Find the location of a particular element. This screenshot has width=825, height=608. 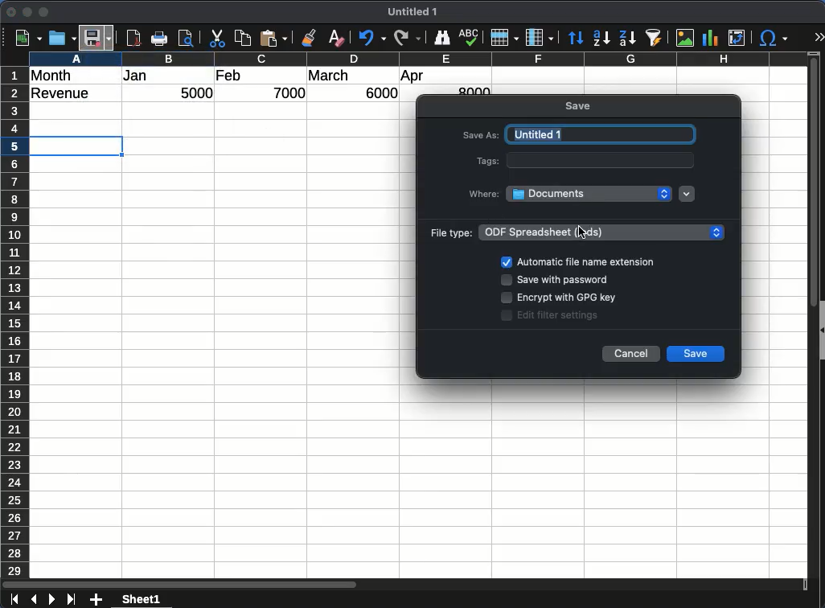

6000 is located at coordinates (377, 93).